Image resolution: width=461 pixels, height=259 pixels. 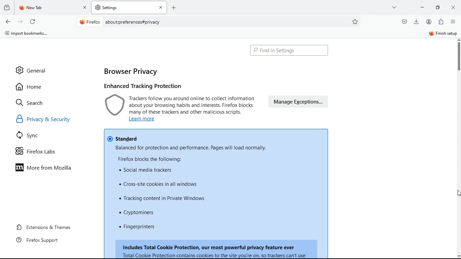 I want to click on social media trackers, so click(x=145, y=170).